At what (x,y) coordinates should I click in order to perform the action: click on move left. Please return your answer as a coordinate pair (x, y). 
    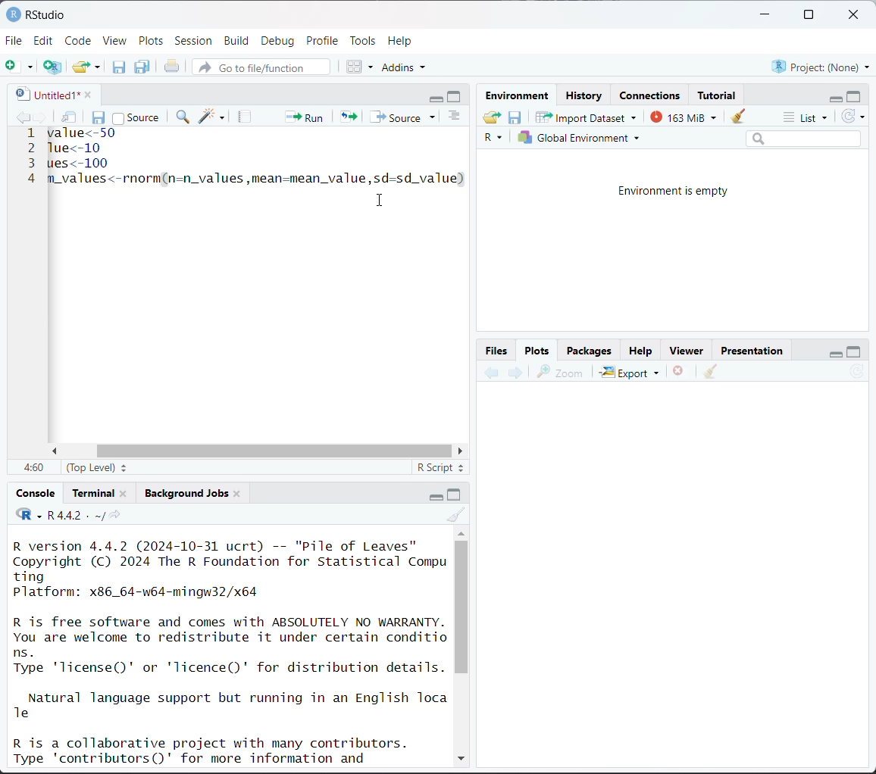
    Looking at the image, I should click on (58, 451).